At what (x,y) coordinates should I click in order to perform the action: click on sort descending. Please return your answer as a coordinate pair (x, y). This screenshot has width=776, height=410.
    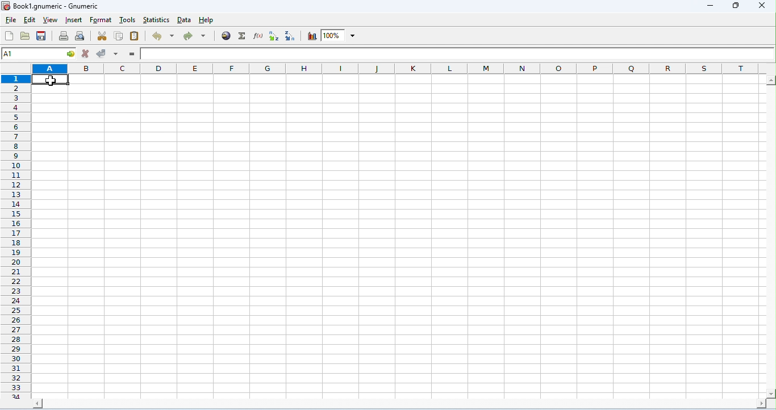
    Looking at the image, I should click on (290, 36).